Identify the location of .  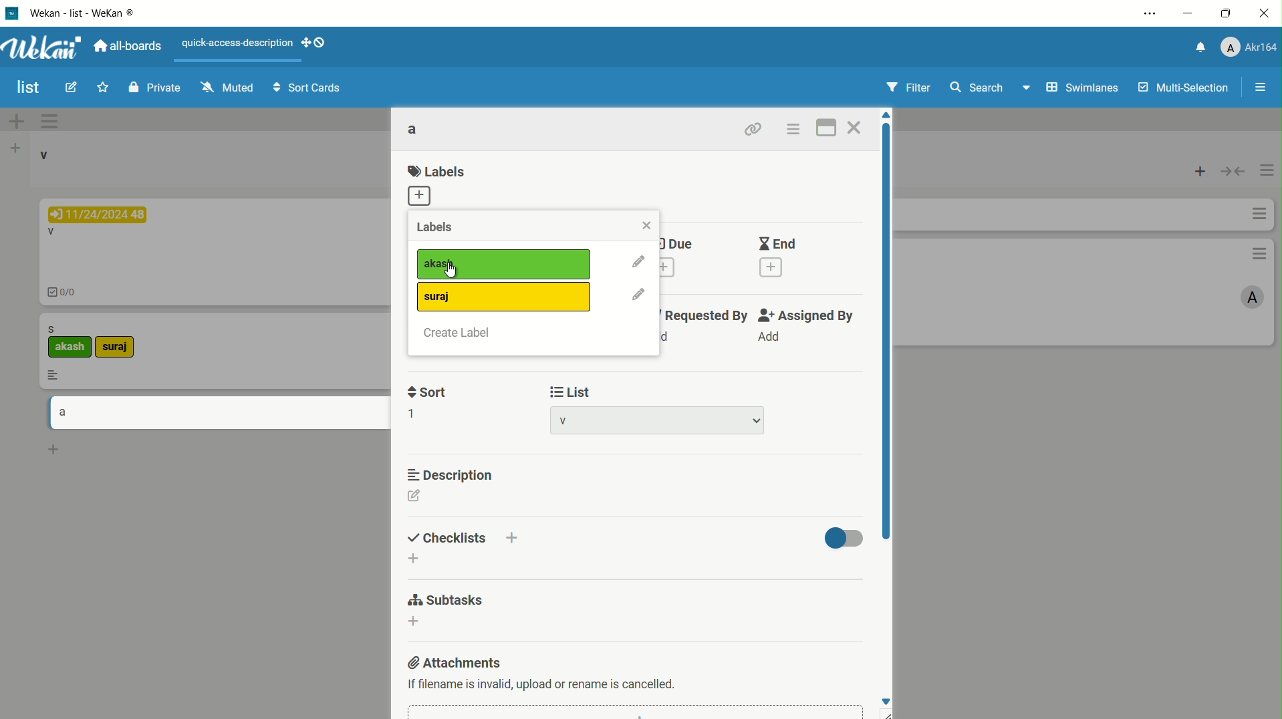
(412, 414).